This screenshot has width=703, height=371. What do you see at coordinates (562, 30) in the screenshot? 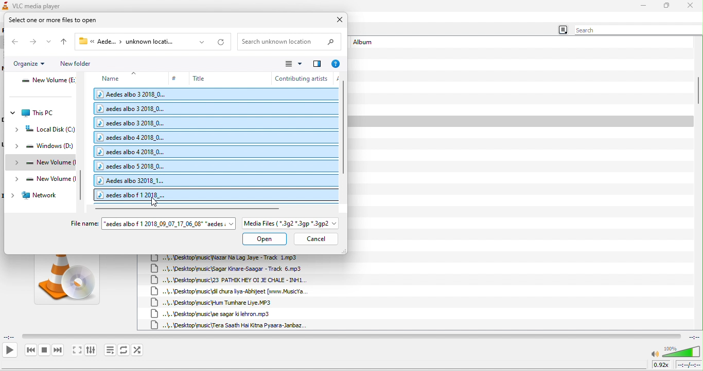
I see `menu` at bounding box center [562, 30].